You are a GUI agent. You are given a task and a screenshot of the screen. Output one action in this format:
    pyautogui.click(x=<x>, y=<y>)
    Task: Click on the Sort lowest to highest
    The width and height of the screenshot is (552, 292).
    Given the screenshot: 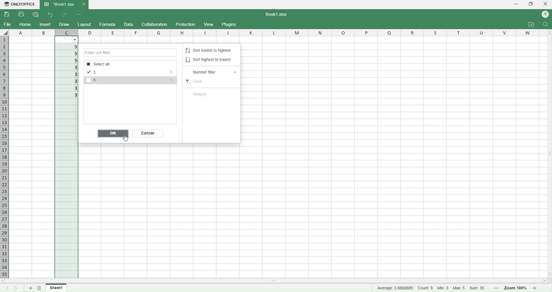 What is the action you would take?
    pyautogui.click(x=211, y=51)
    